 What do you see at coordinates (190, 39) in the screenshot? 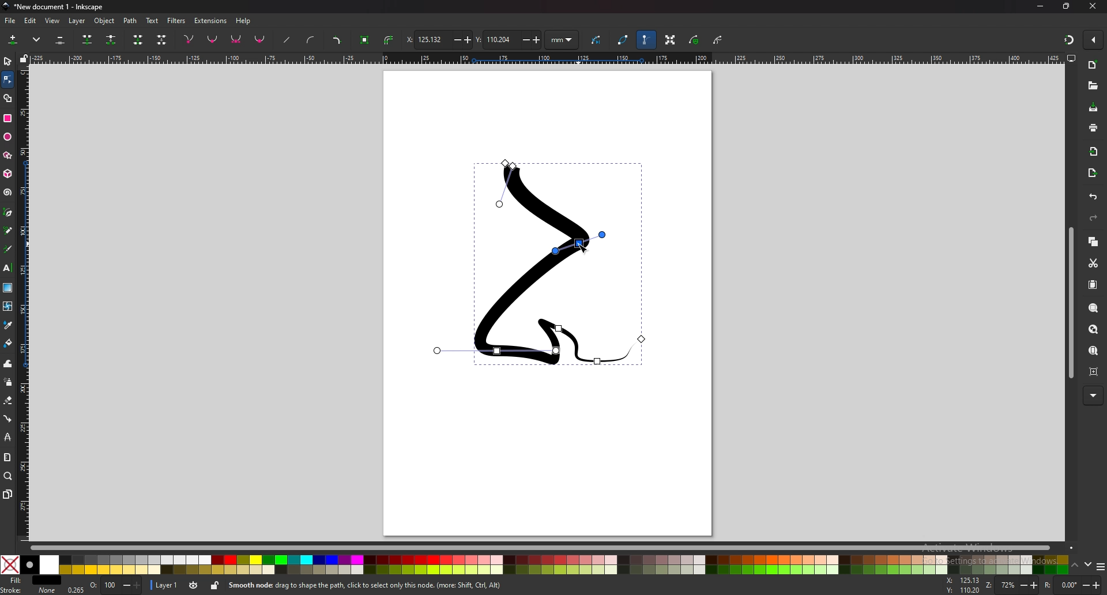
I see `corner` at bounding box center [190, 39].